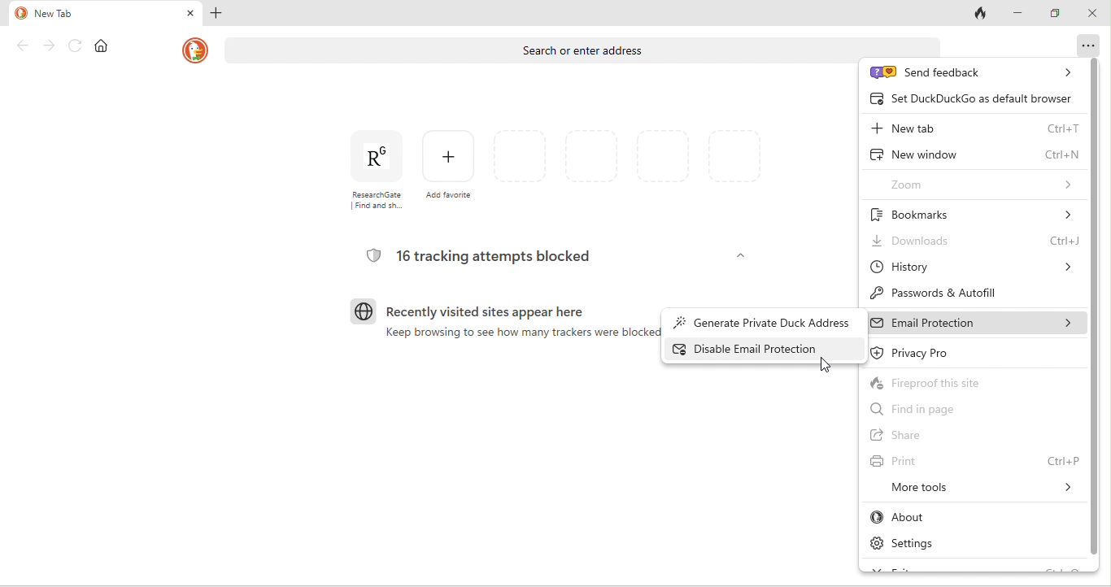 The width and height of the screenshot is (1111, 587). Describe the element at coordinates (483, 256) in the screenshot. I see `16 tracking attempts blocked` at that location.